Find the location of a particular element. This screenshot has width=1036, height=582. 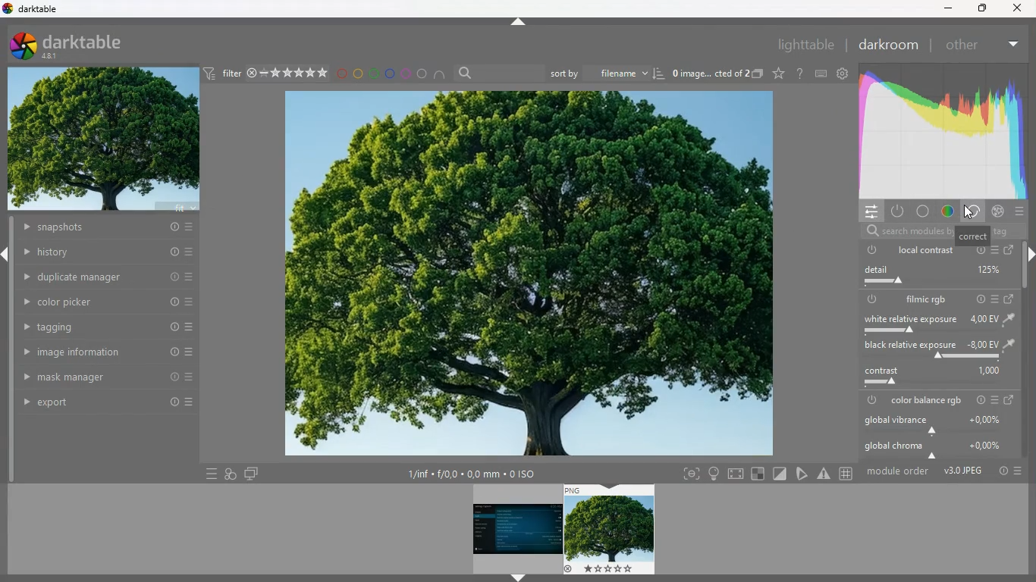

global vibrance is located at coordinates (938, 424).